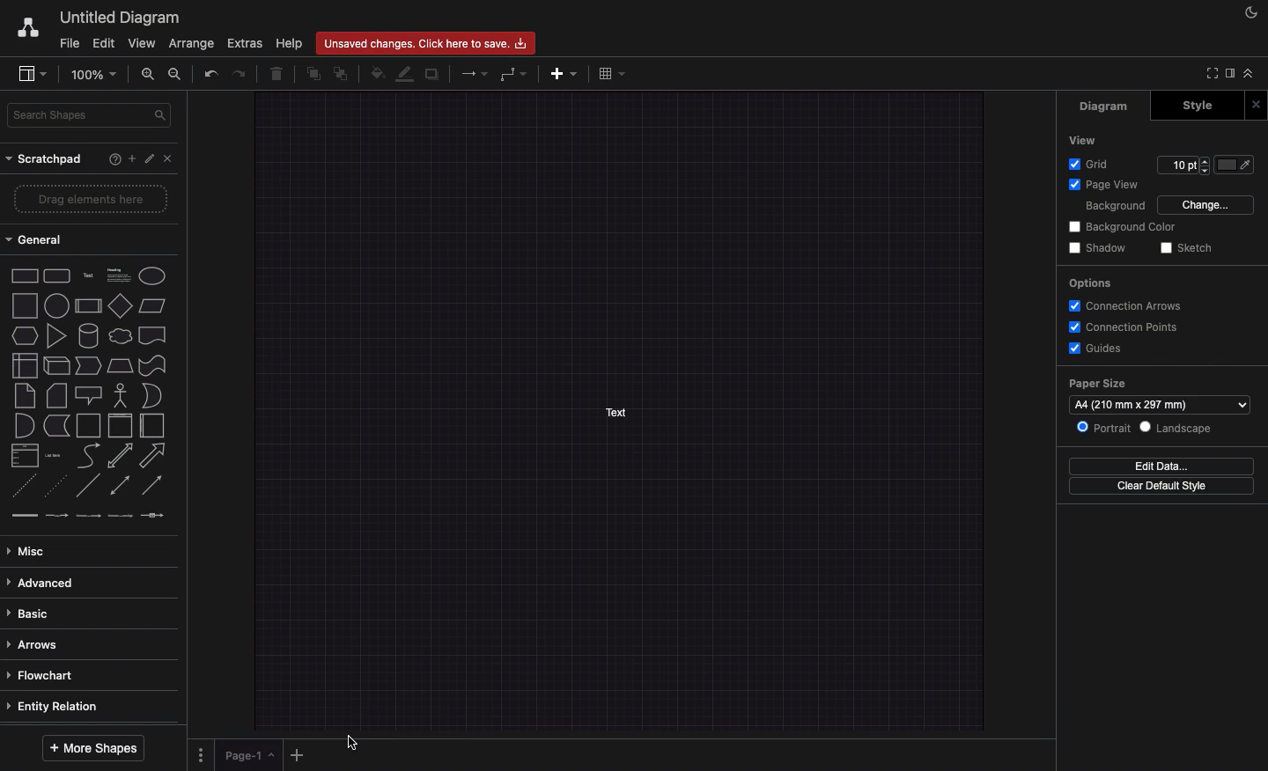 This screenshot has width=1268, height=771. I want to click on Add, so click(131, 158).